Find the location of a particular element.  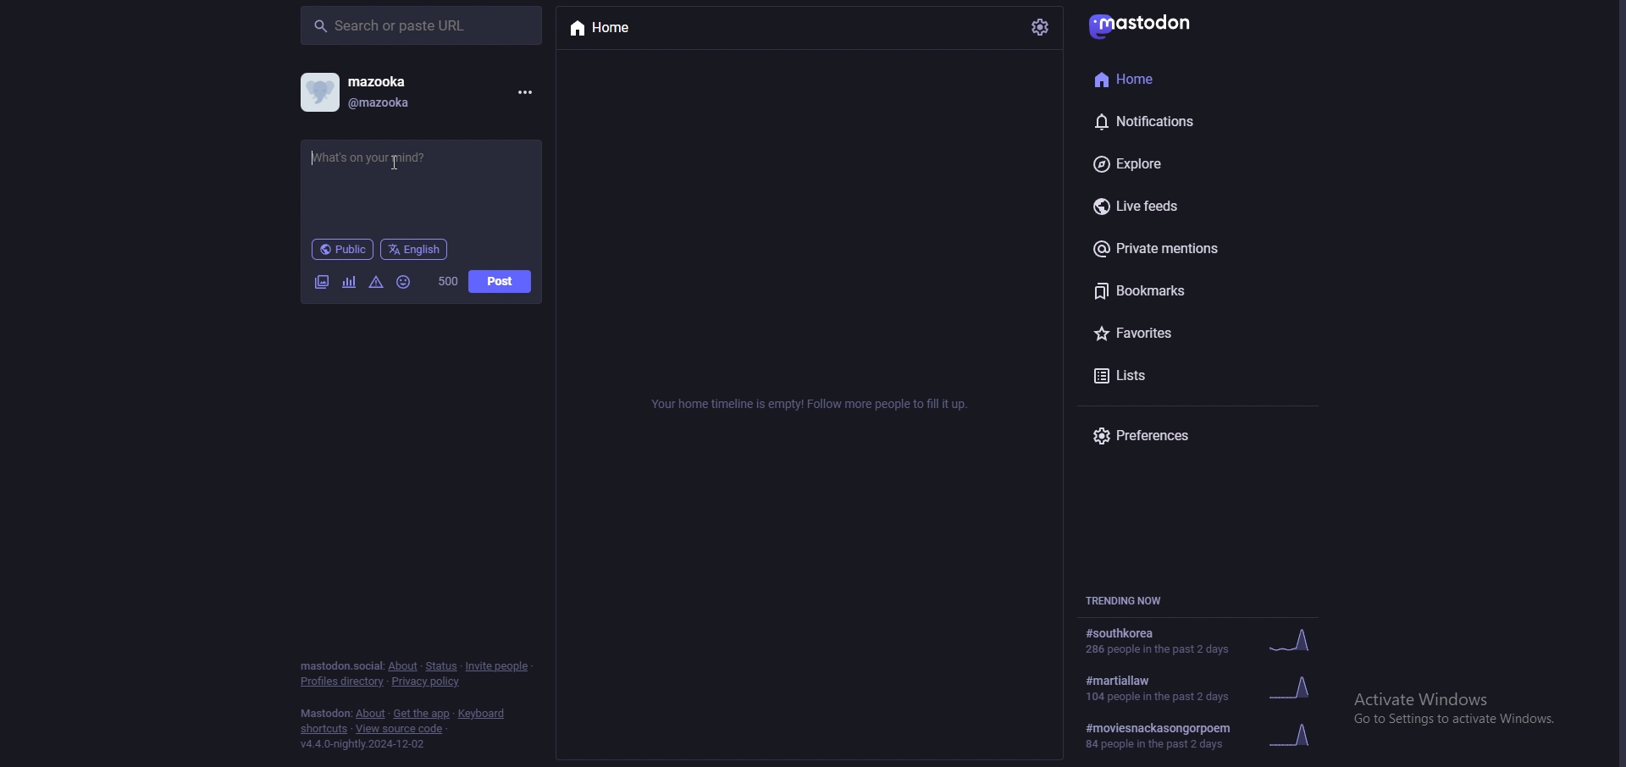

explore is located at coordinates (1184, 161).